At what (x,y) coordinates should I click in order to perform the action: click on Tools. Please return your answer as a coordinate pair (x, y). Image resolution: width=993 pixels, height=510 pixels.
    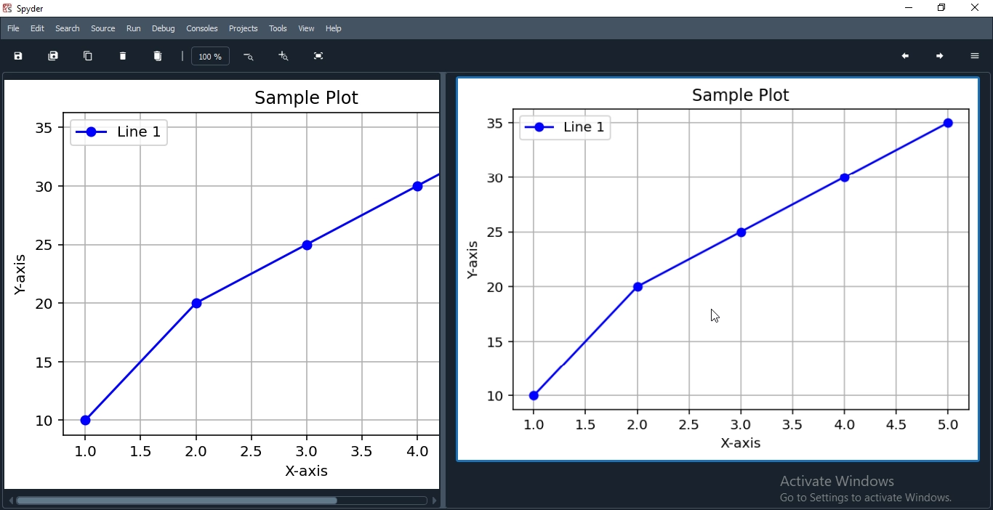
    Looking at the image, I should click on (278, 28).